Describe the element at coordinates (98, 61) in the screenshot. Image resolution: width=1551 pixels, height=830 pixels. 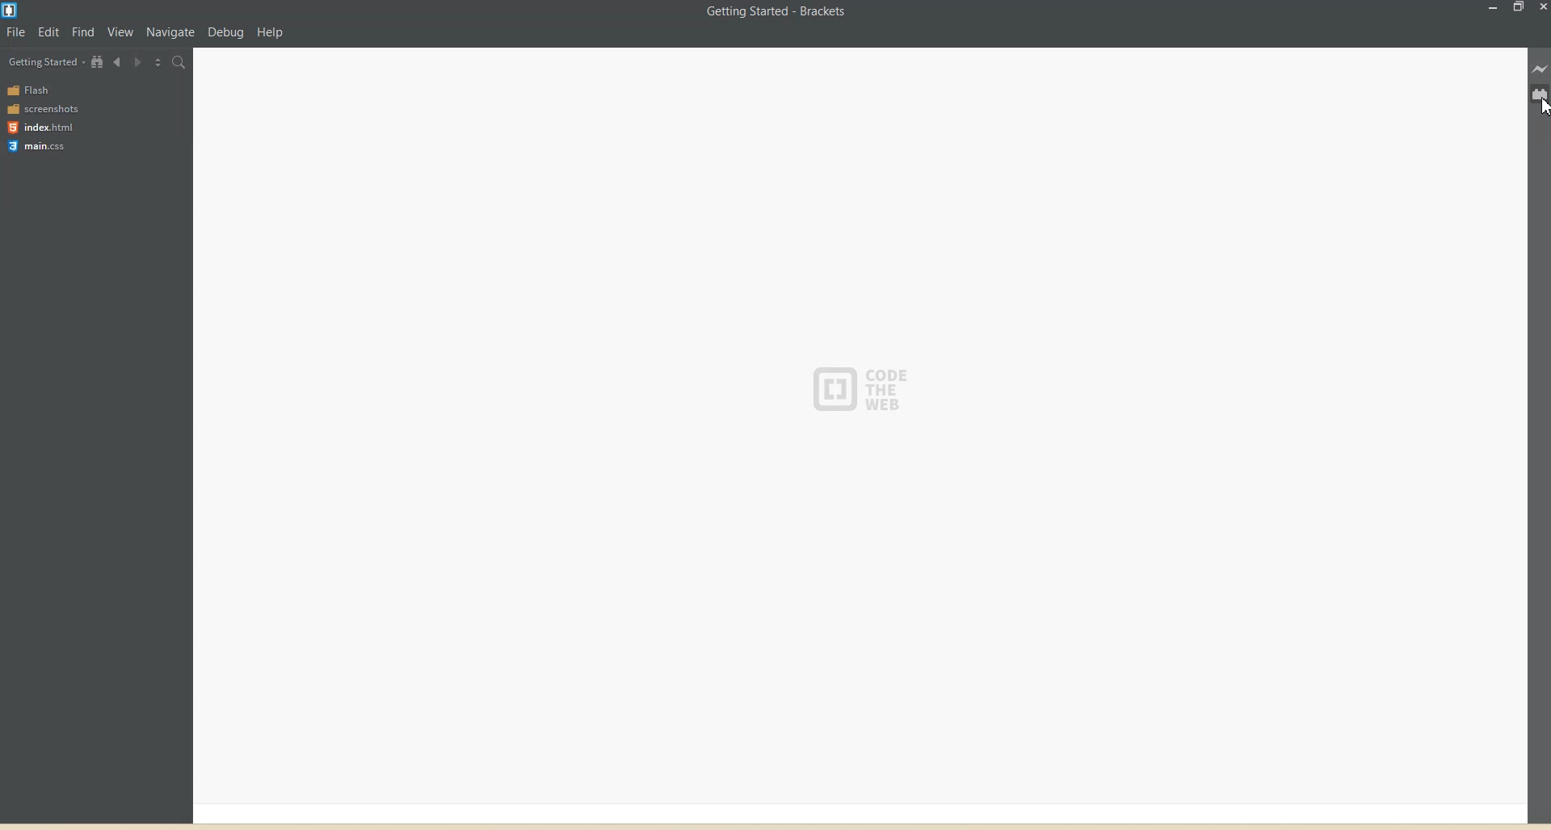
I see `View in file Tree` at that location.